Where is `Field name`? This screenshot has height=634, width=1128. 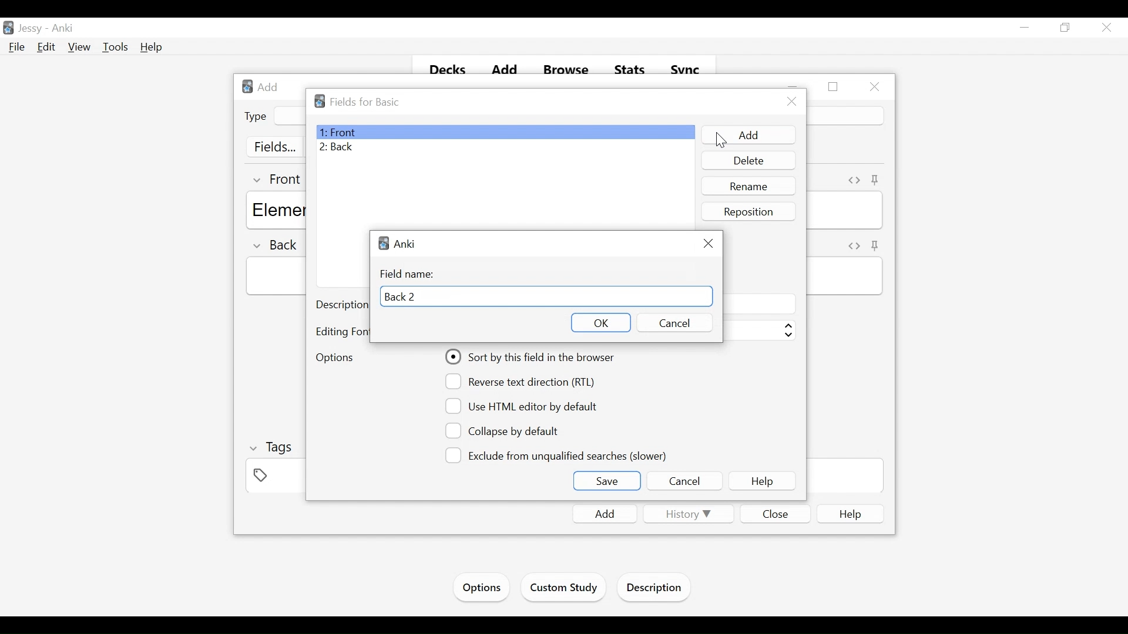 Field name is located at coordinates (409, 275).